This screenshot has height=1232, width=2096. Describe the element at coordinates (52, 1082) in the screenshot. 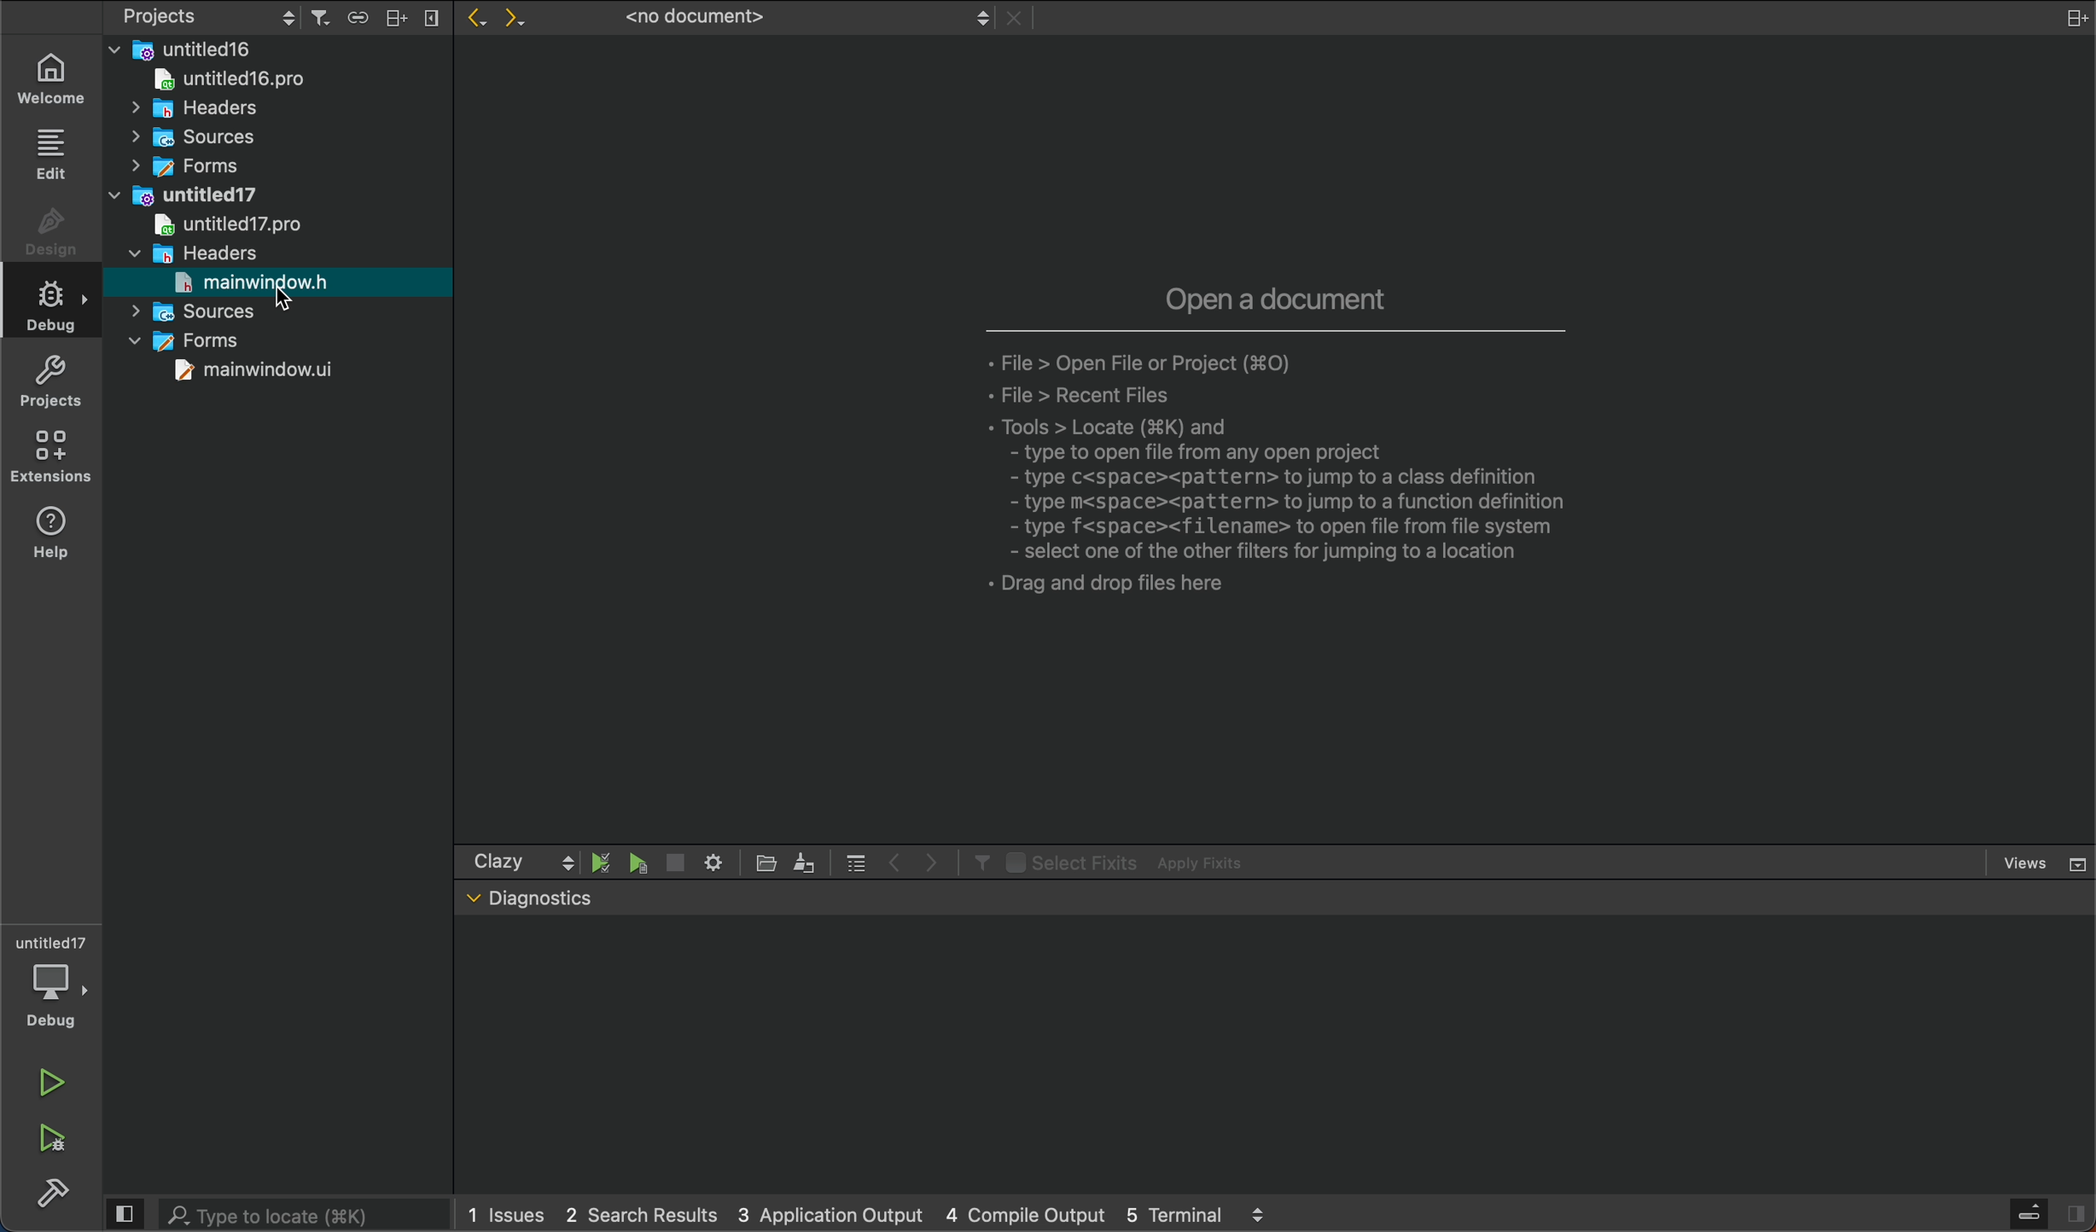

I see `run` at that location.